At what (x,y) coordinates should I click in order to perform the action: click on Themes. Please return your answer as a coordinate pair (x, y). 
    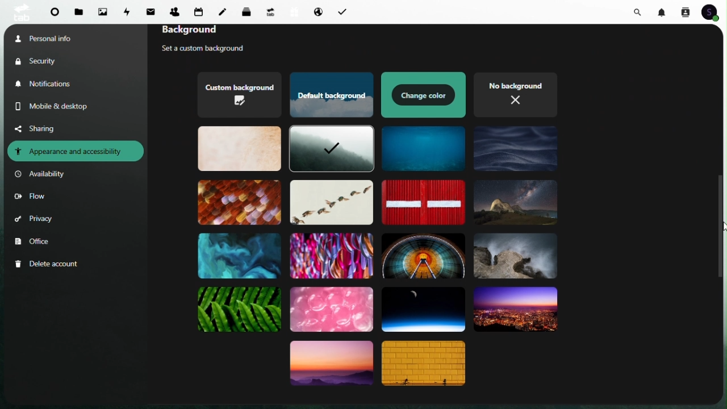
    Looking at the image, I should click on (240, 255).